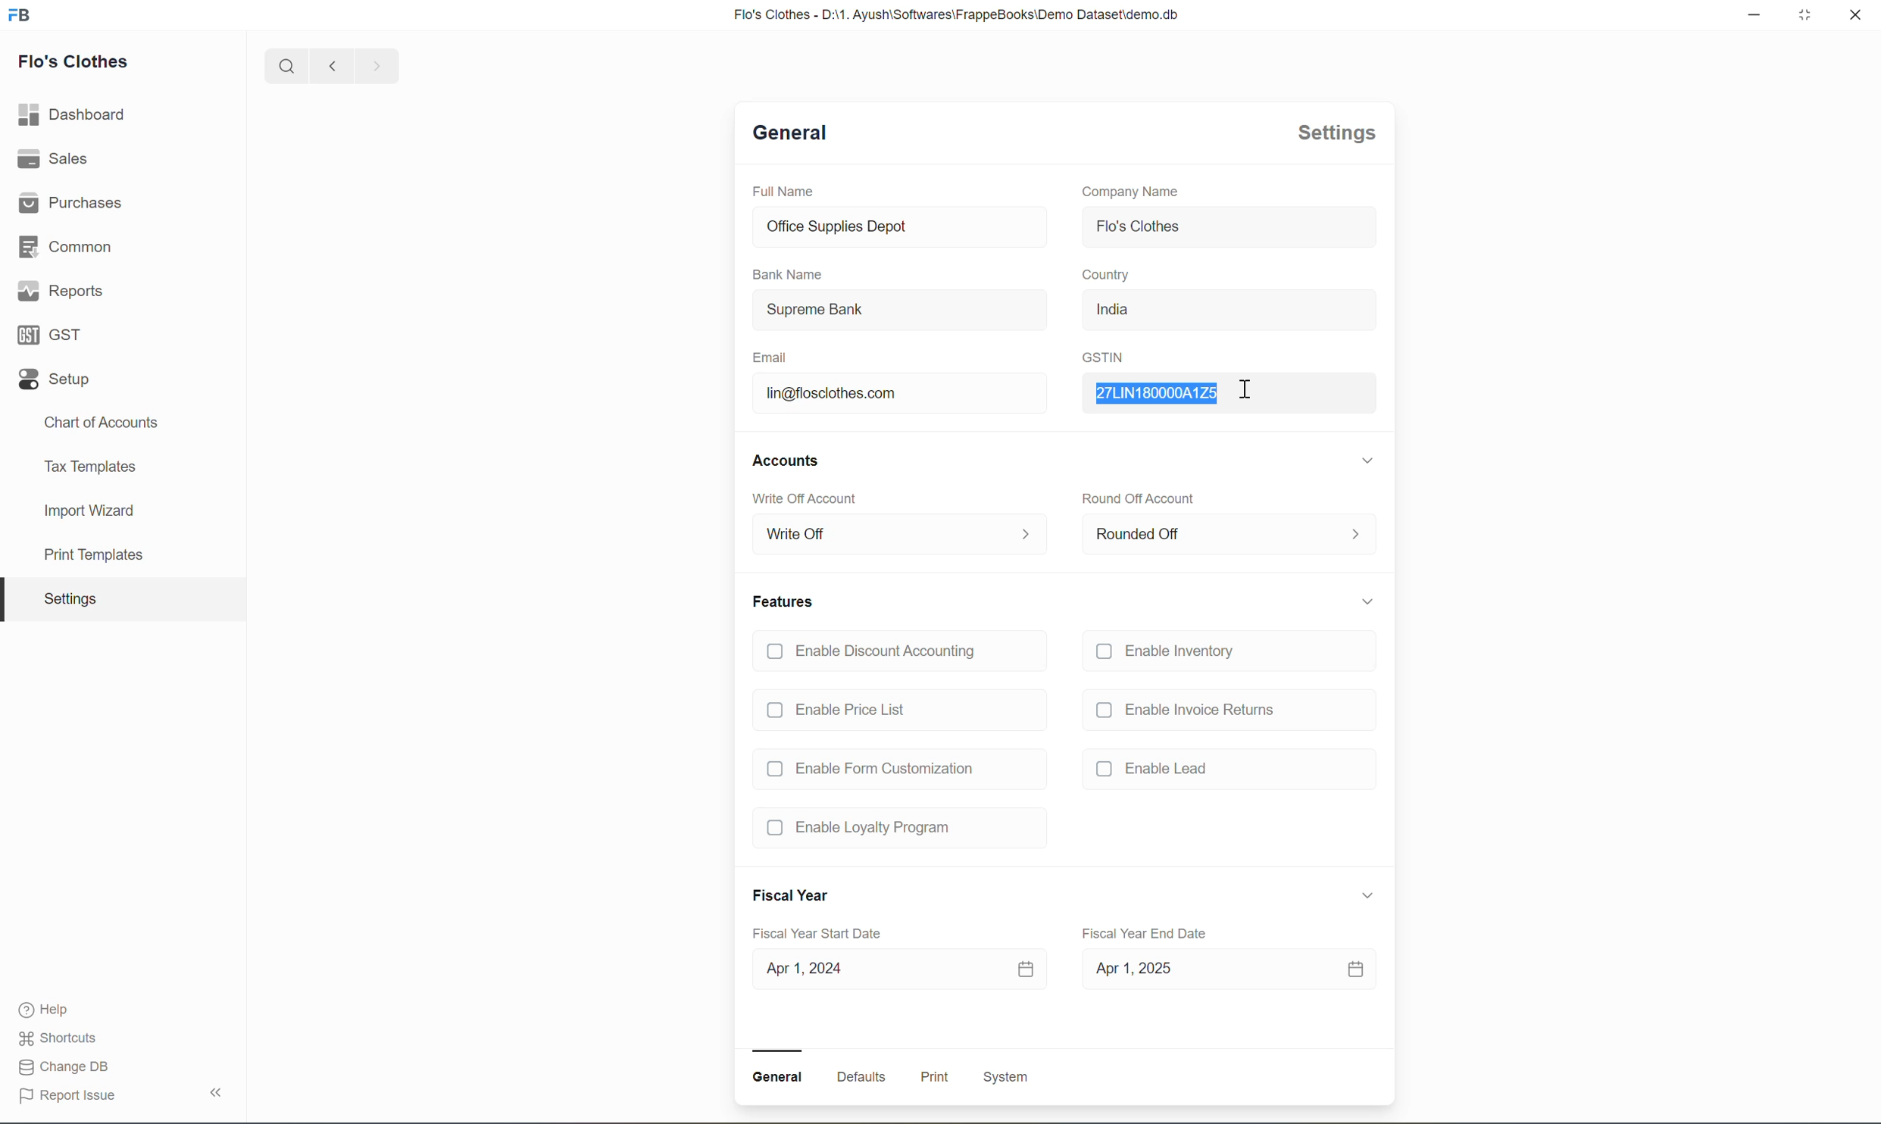 This screenshot has height=1124, width=1881. Describe the element at coordinates (787, 273) in the screenshot. I see `Bank Name` at that location.